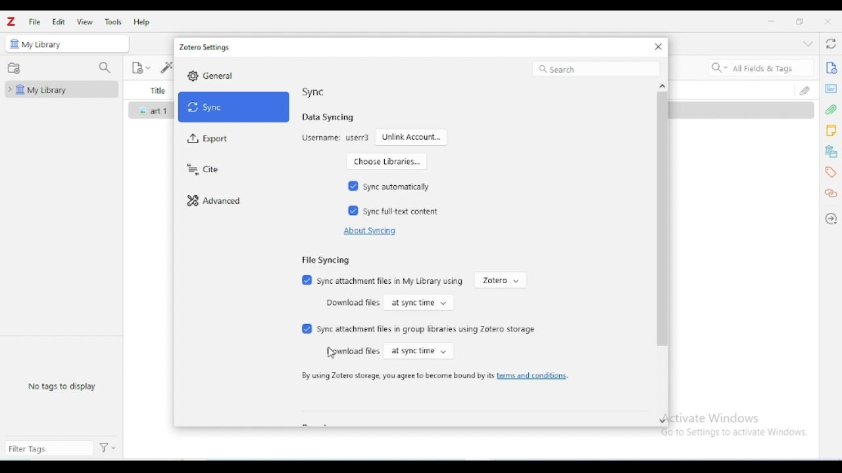 Image resolution: width=842 pixels, height=473 pixels. What do you see at coordinates (205, 47) in the screenshot?
I see `zotero settings` at bounding box center [205, 47].